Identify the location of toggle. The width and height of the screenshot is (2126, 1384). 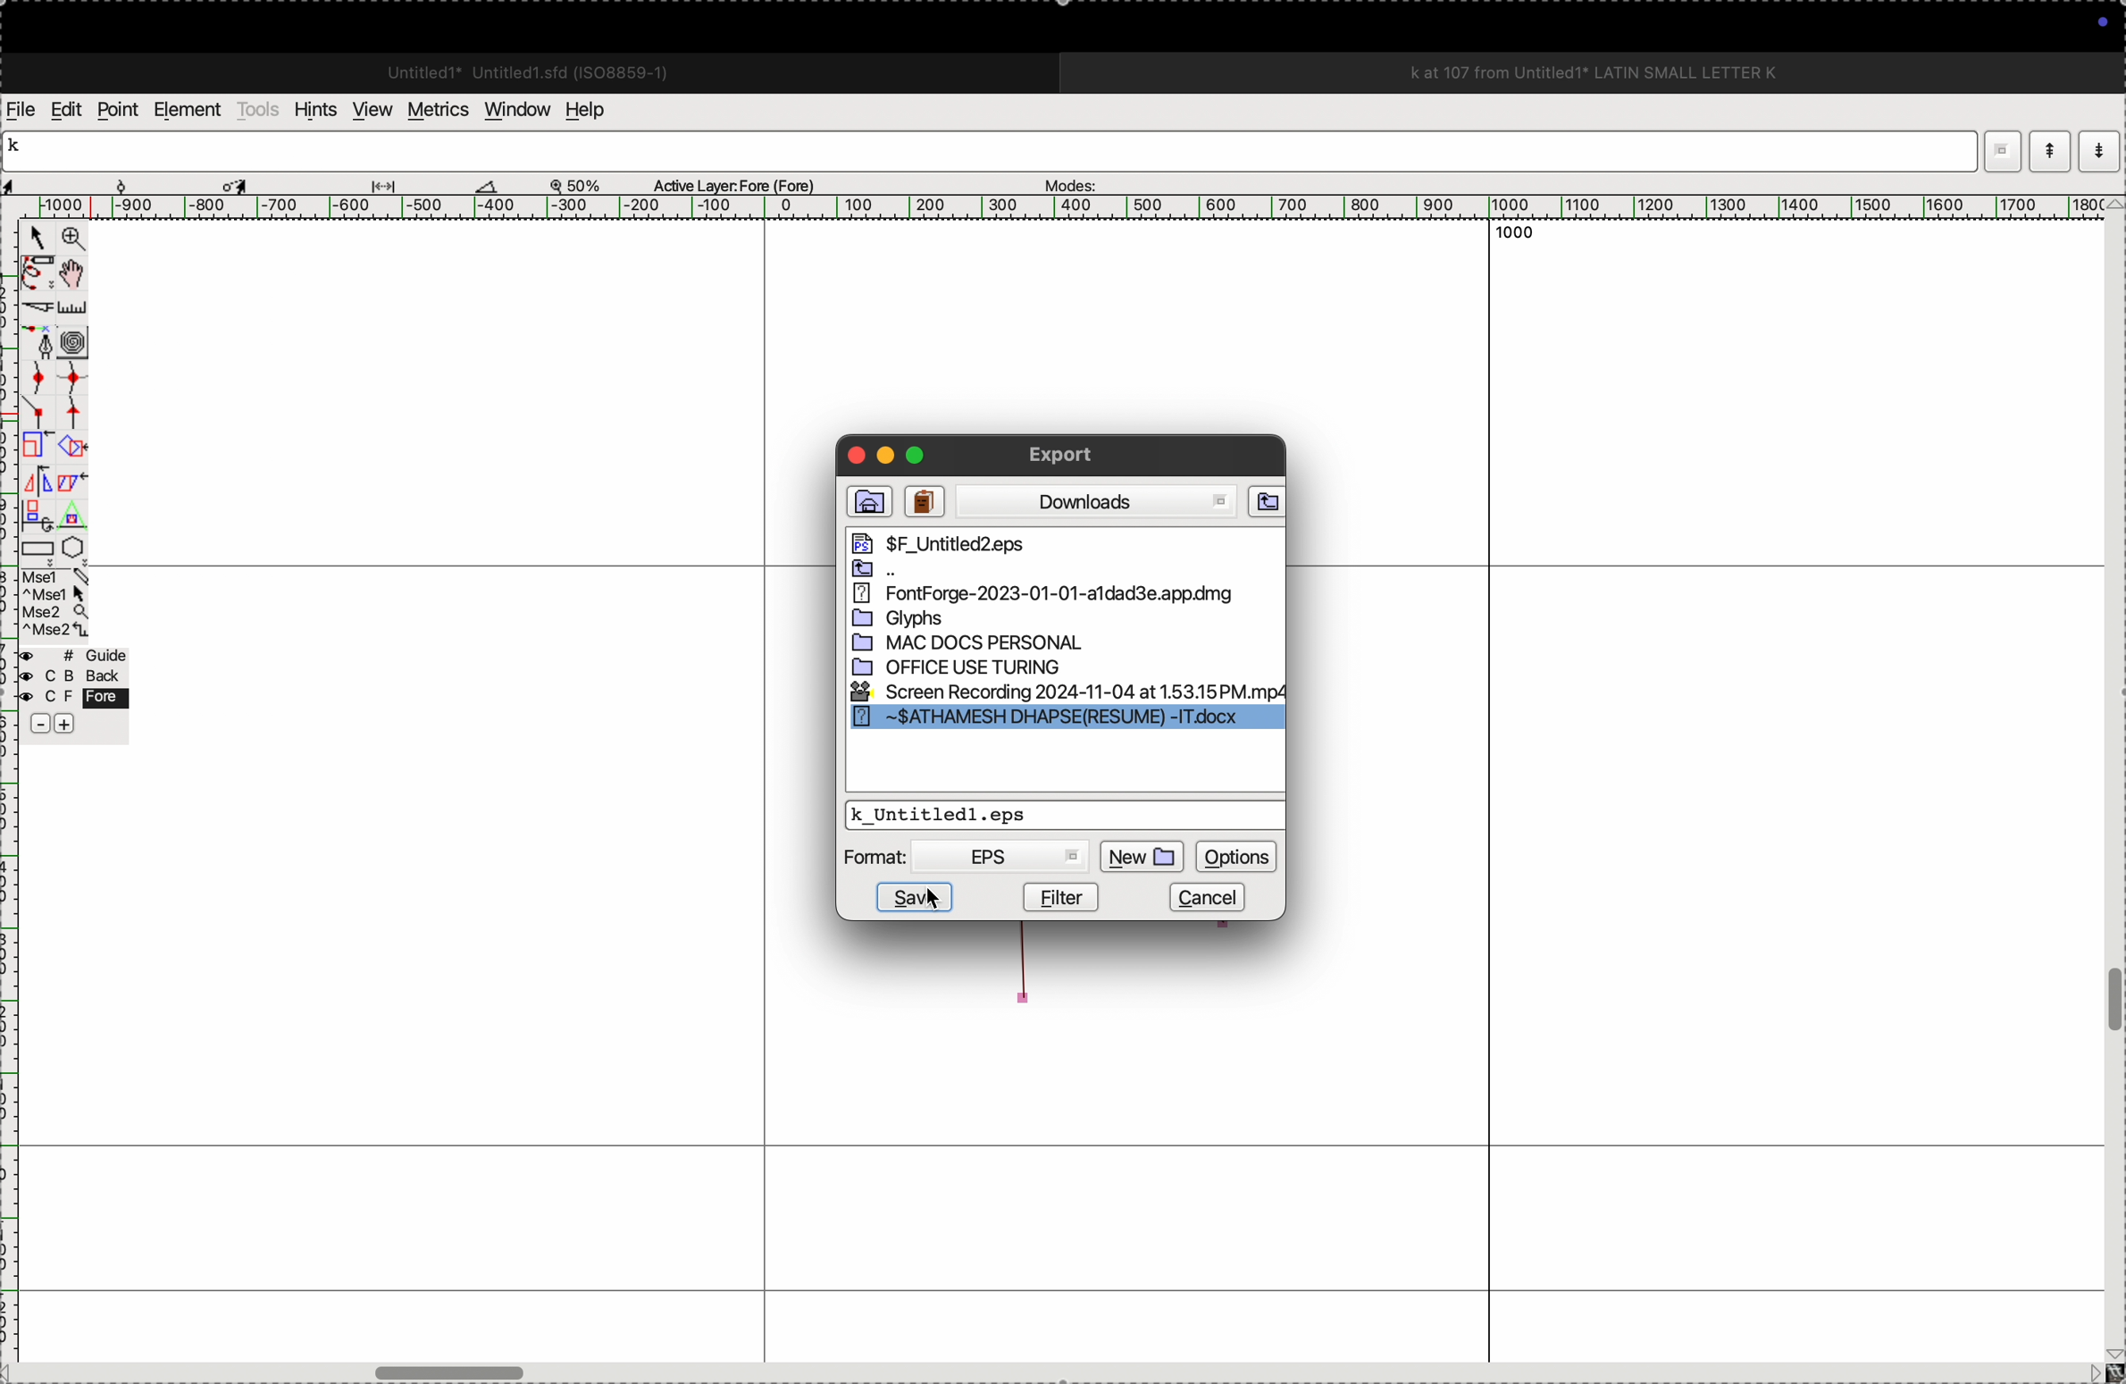
(78, 273).